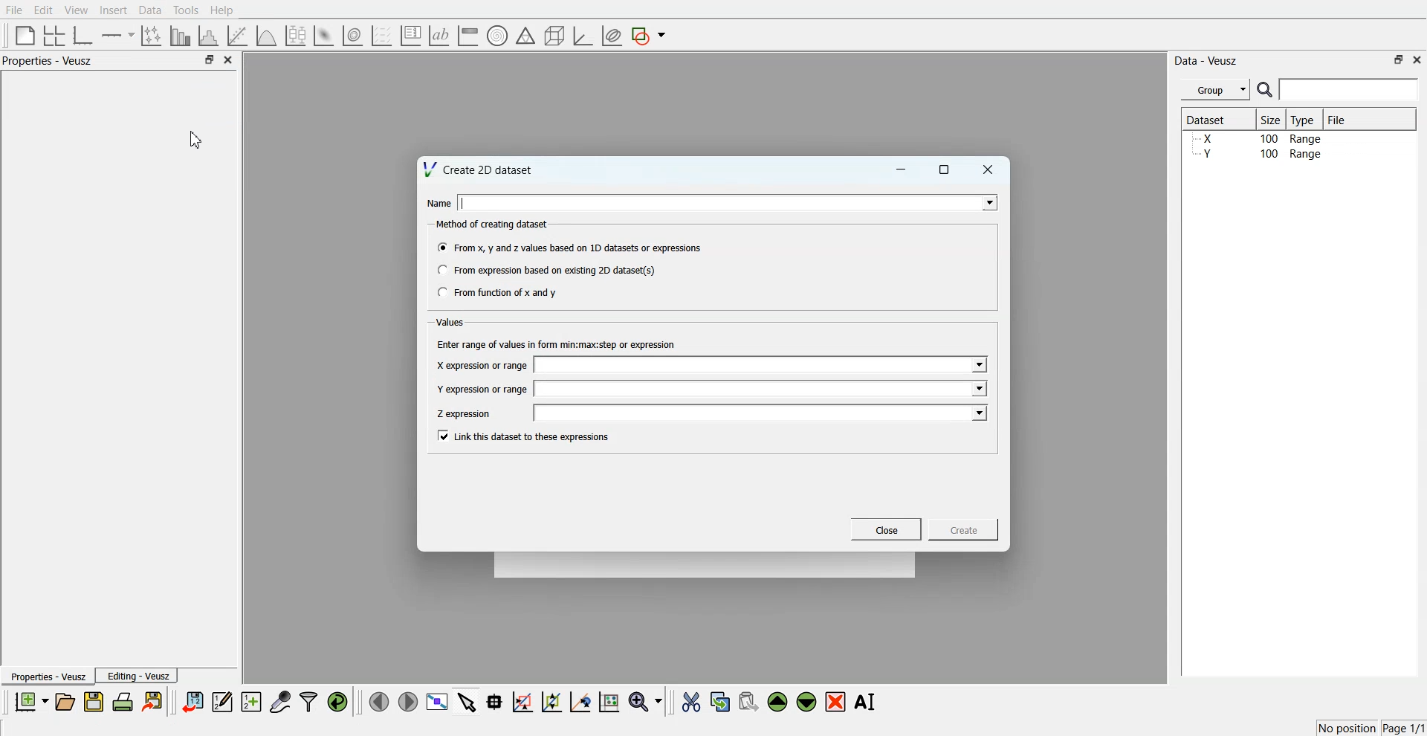 This screenshot has height=736, width=1427. What do you see at coordinates (546, 270) in the screenshot?
I see `Sl (7 From expression based on existing 2D dataset(s)` at bounding box center [546, 270].